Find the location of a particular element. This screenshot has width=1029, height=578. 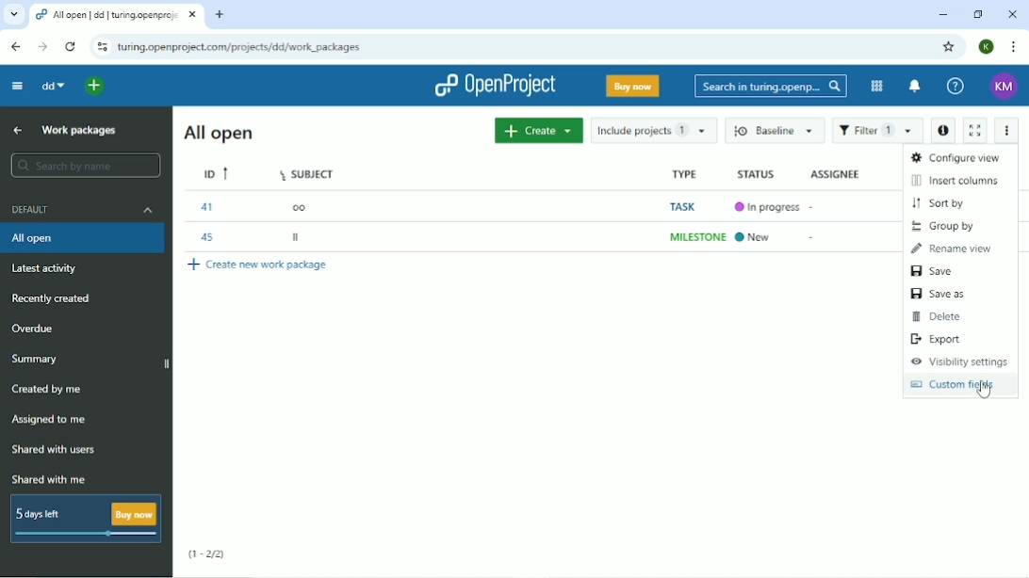

Restore down is located at coordinates (981, 15).